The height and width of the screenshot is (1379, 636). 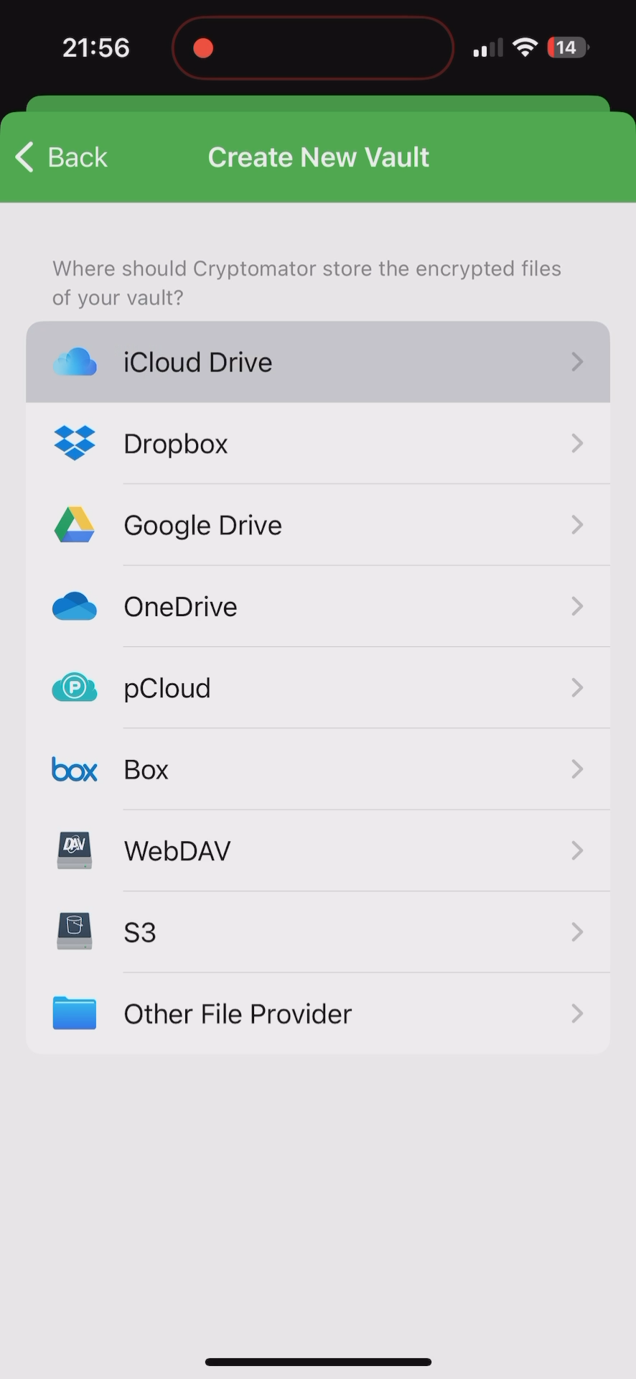 What do you see at coordinates (94, 50) in the screenshot?
I see `21:56` at bounding box center [94, 50].